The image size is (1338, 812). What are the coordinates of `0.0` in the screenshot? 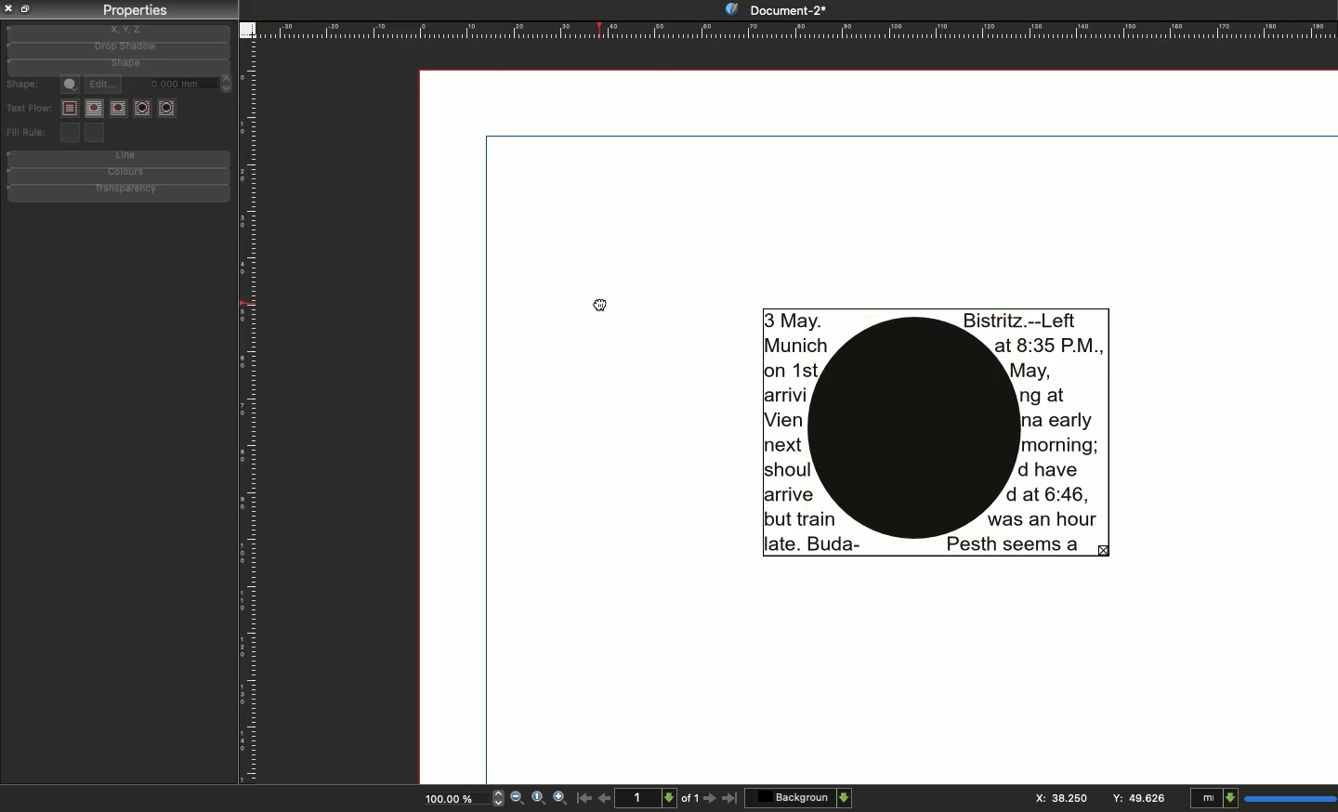 It's located at (188, 81).